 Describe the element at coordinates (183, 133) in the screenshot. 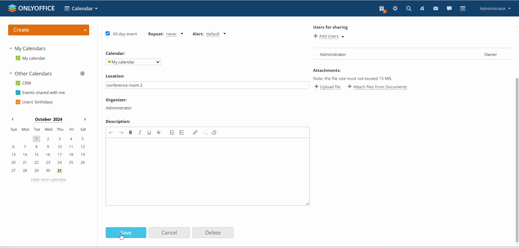

I see `add/remove bulleted list` at that location.